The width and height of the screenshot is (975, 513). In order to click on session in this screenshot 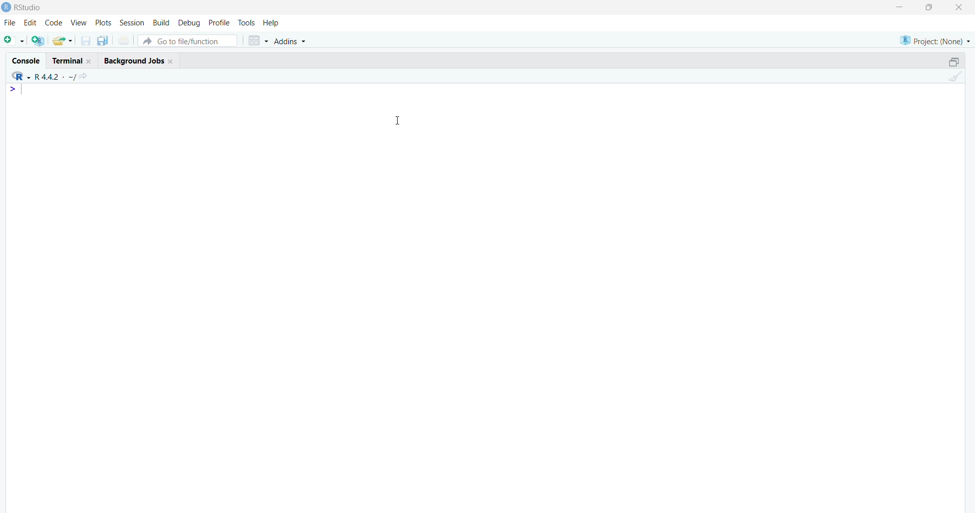, I will do `click(132, 23)`.